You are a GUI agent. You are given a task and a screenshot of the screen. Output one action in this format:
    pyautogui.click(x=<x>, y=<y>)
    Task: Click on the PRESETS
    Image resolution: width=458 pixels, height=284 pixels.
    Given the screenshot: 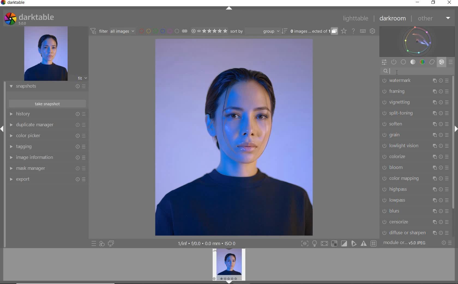 What is the action you would take?
    pyautogui.click(x=451, y=62)
    